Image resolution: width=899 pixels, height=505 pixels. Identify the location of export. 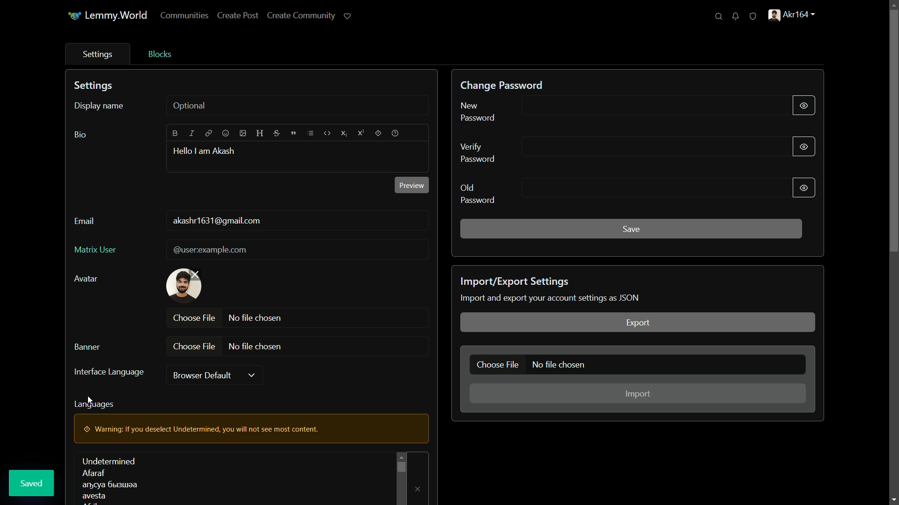
(637, 322).